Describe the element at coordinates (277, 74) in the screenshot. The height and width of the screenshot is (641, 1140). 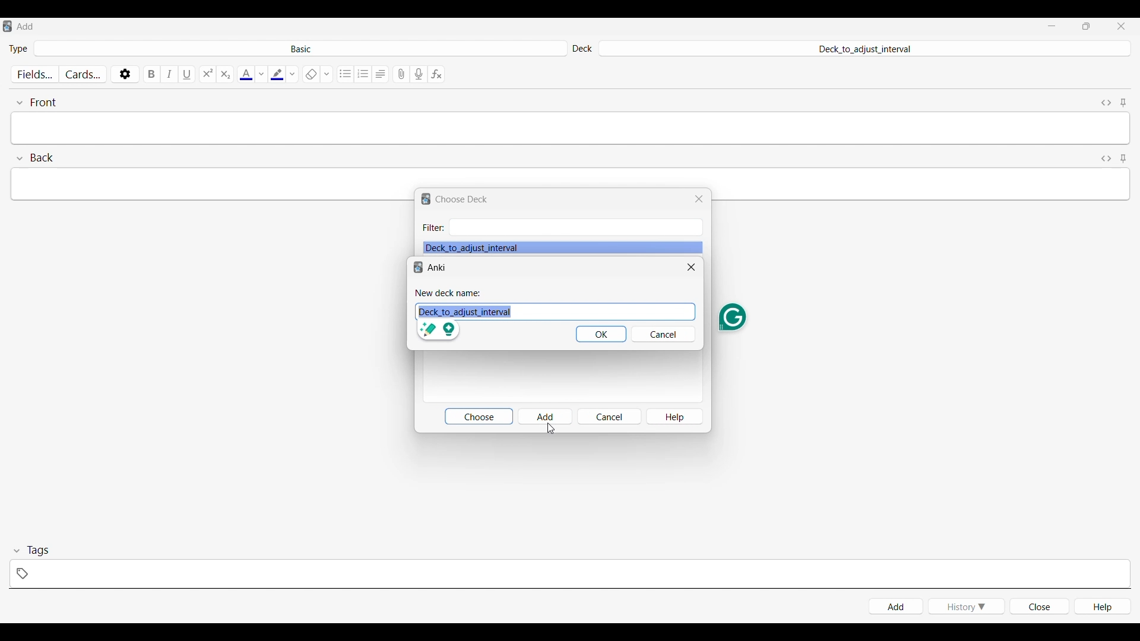
I see `Selected highlight color` at that location.